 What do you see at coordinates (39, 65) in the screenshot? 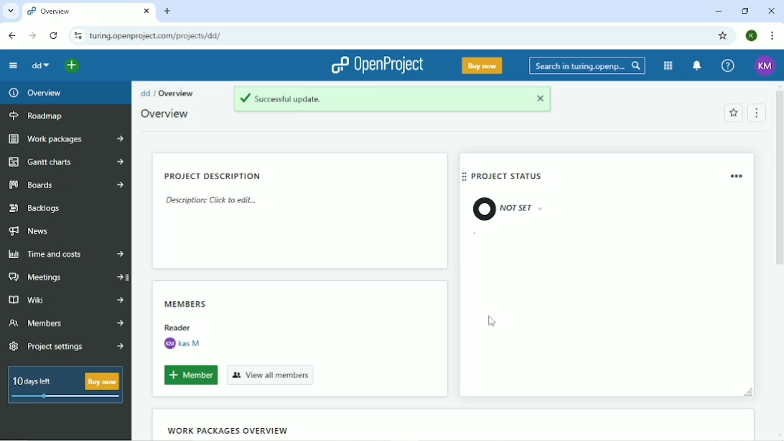
I see `dd` at bounding box center [39, 65].